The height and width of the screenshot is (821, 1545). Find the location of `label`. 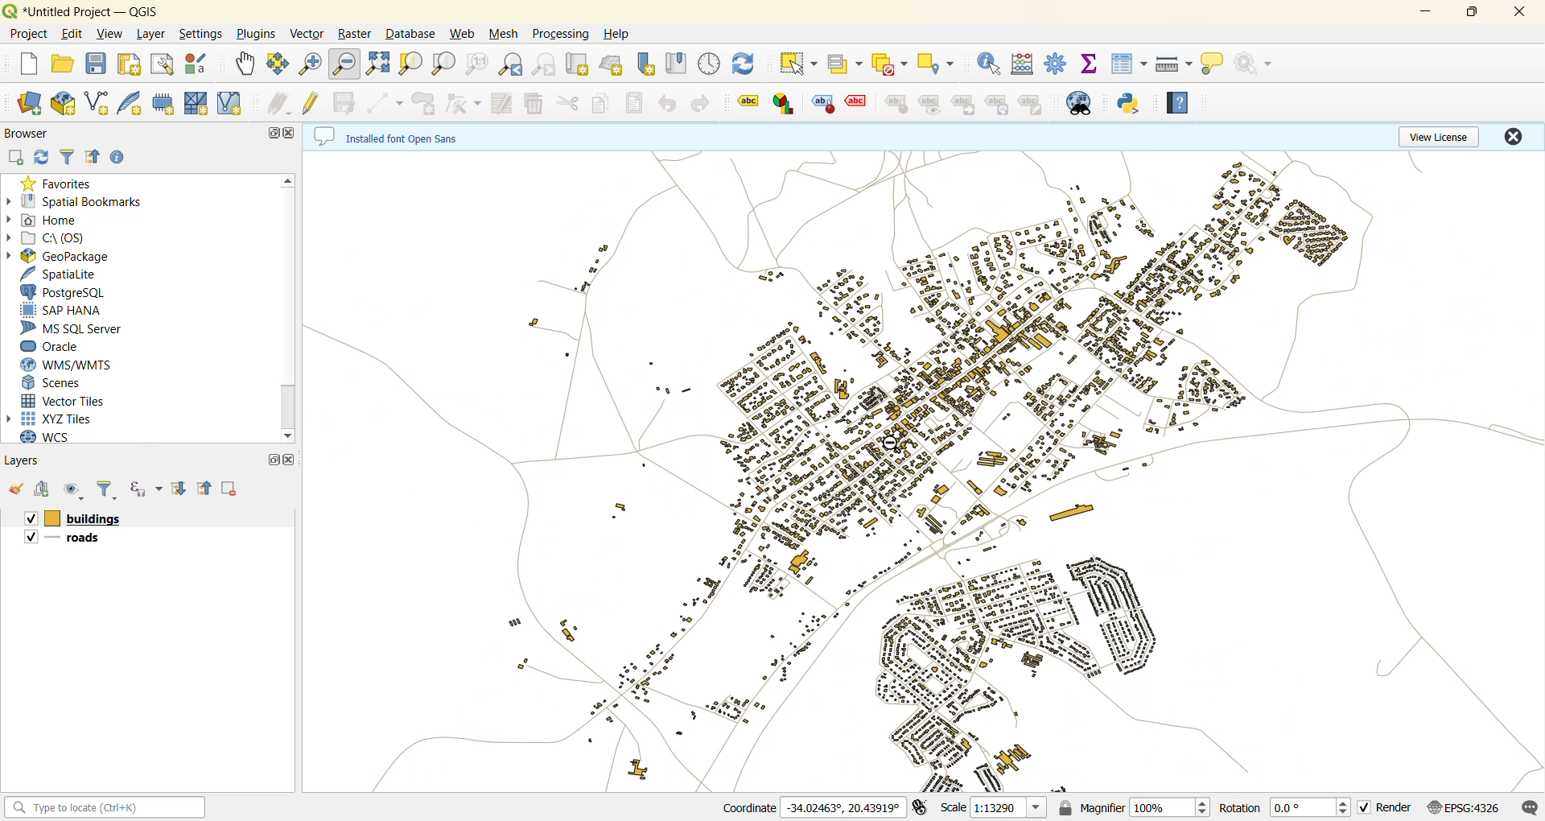

label is located at coordinates (750, 103).